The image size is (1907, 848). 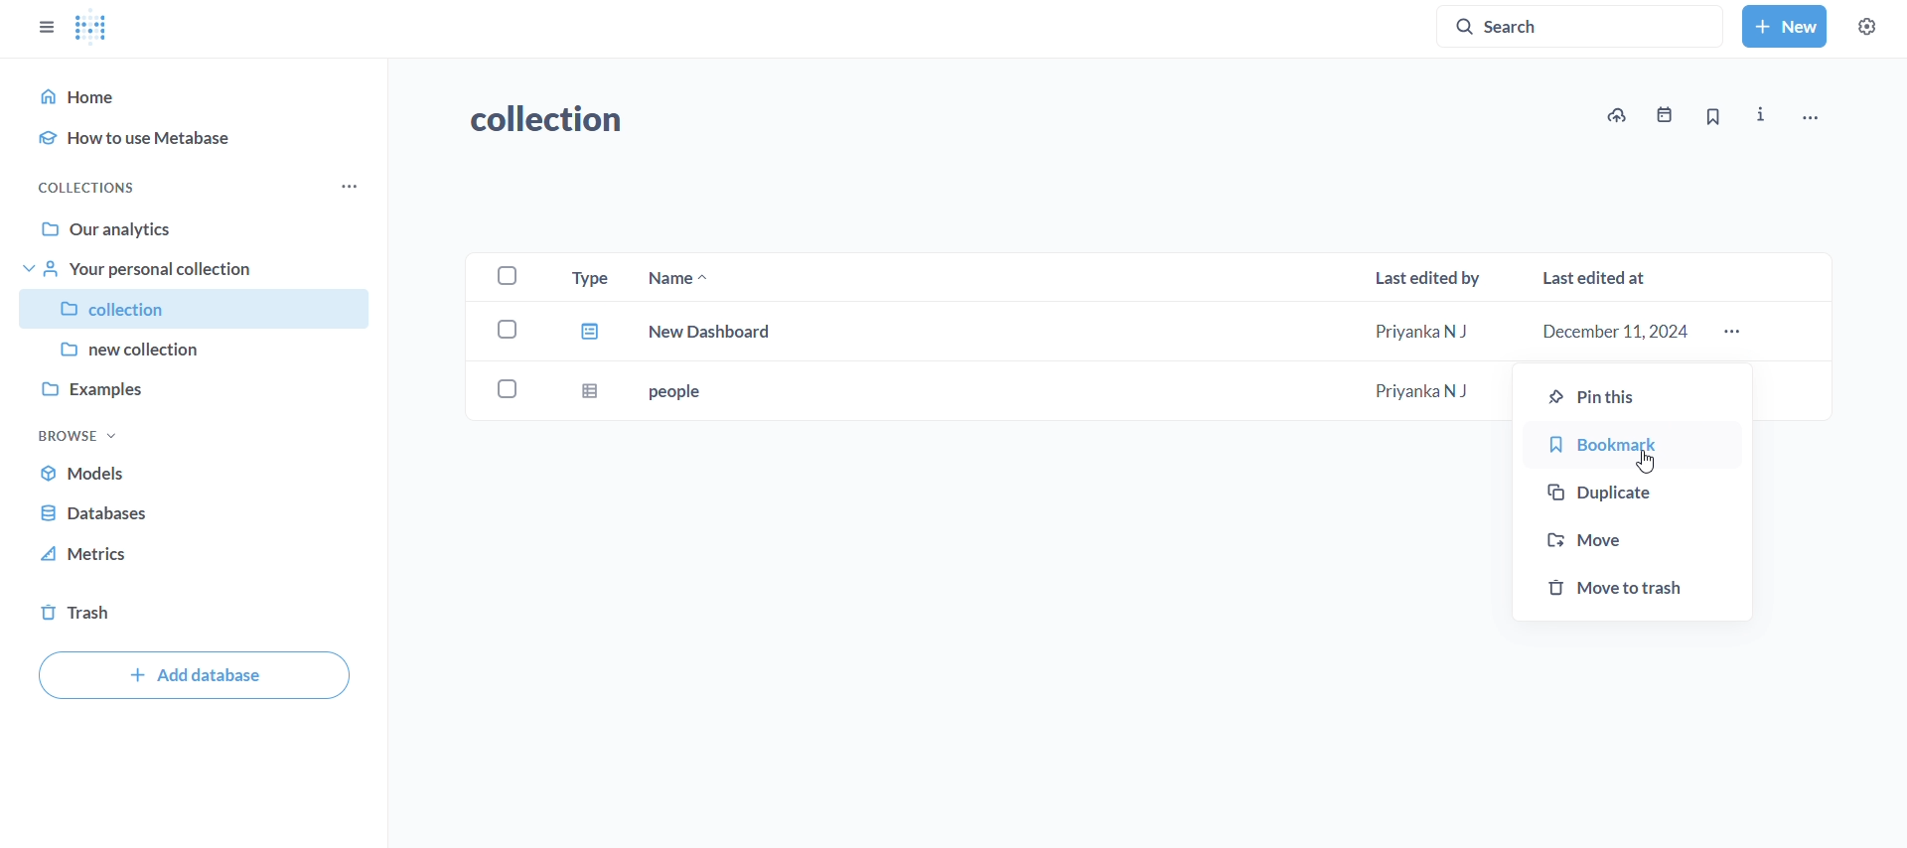 I want to click on search, so click(x=1585, y=25).